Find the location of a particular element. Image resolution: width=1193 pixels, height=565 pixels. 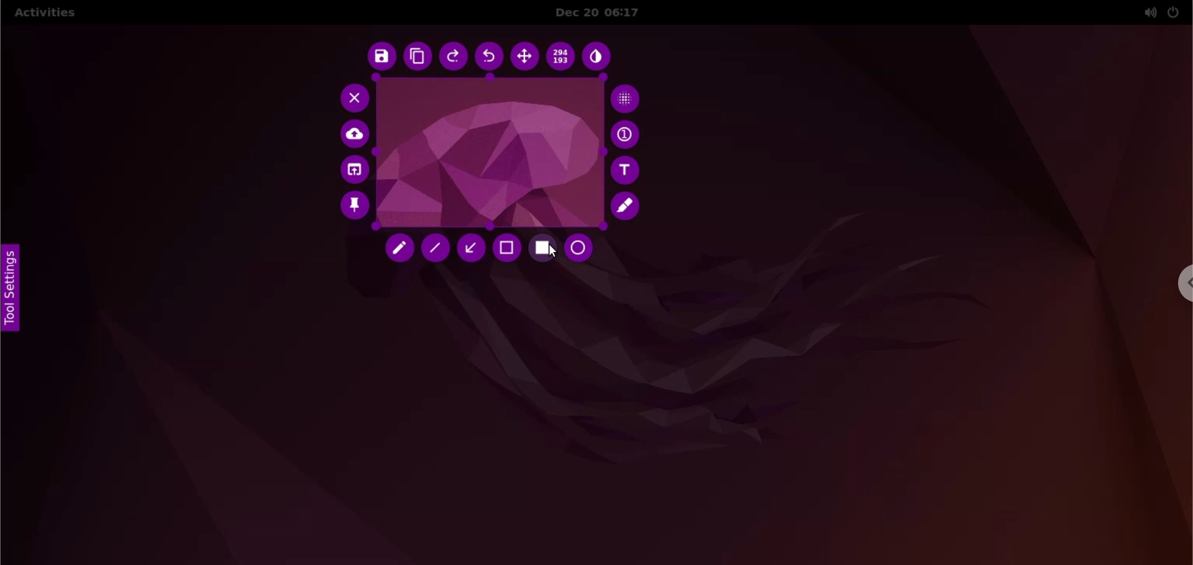

pin is located at coordinates (354, 208).